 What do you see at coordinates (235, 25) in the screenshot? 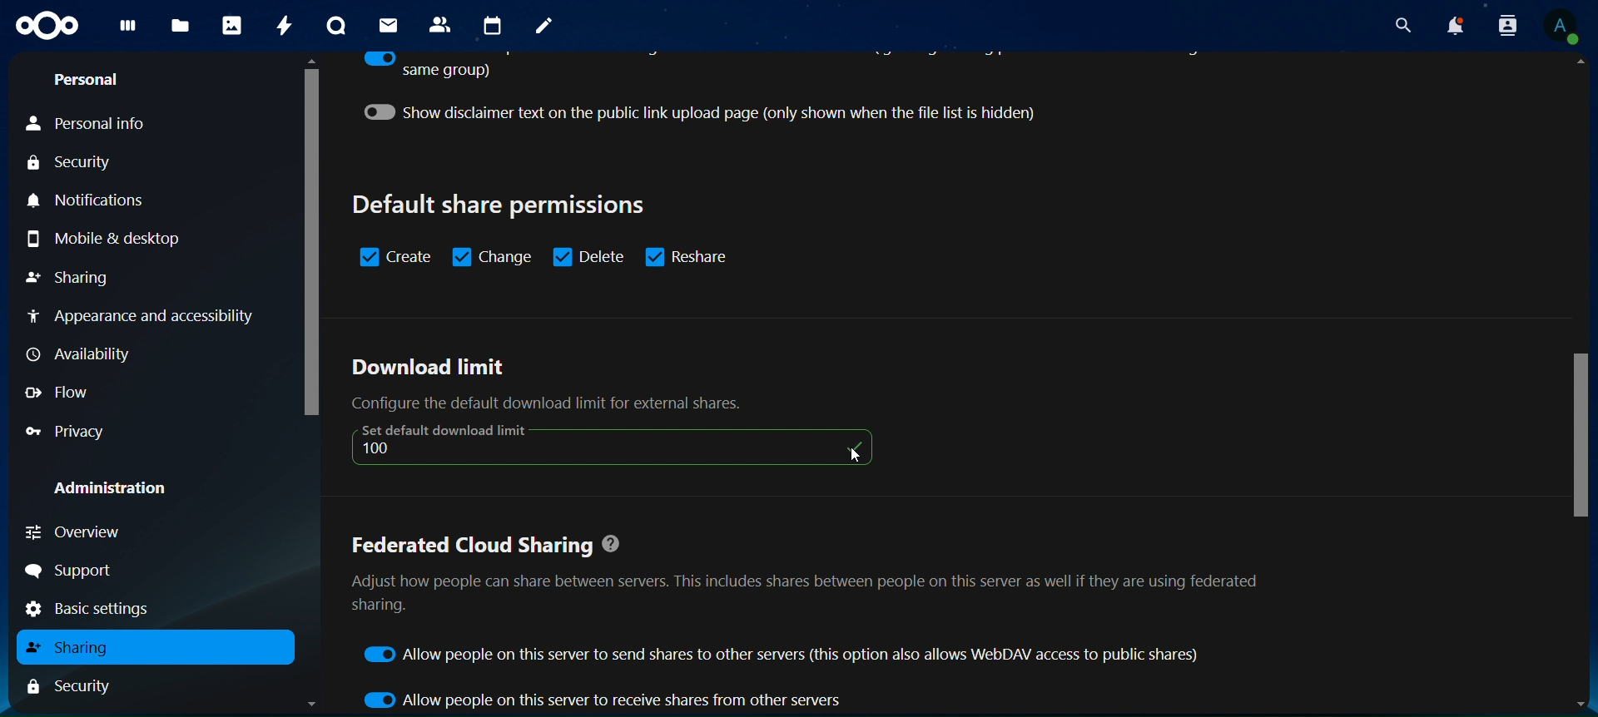
I see `photos` at bounding box center [235, 25].